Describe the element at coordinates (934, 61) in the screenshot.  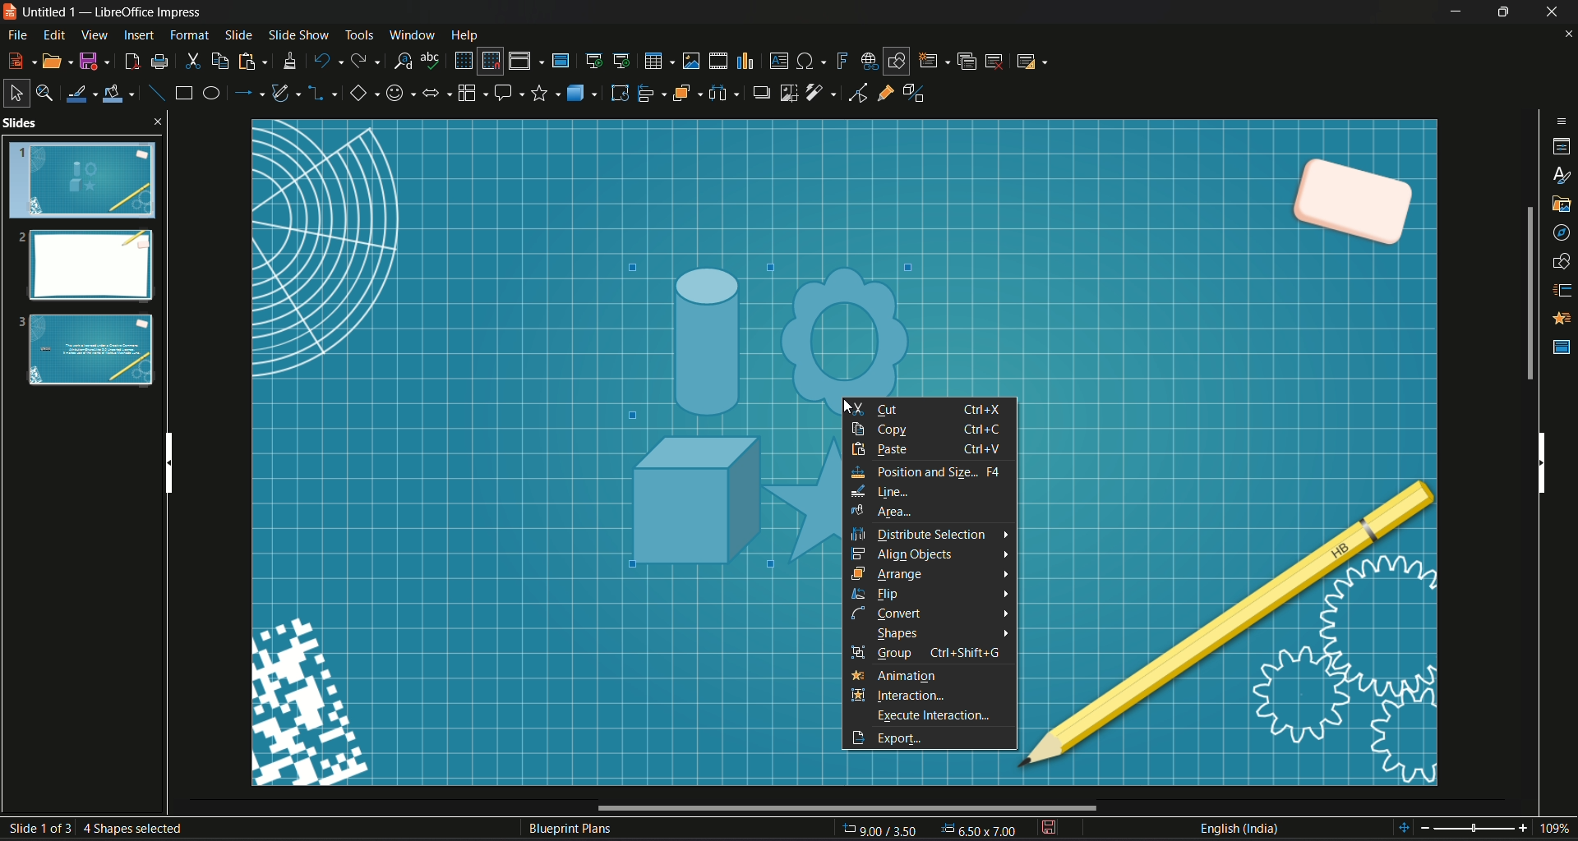
I see `new slide` at that location.